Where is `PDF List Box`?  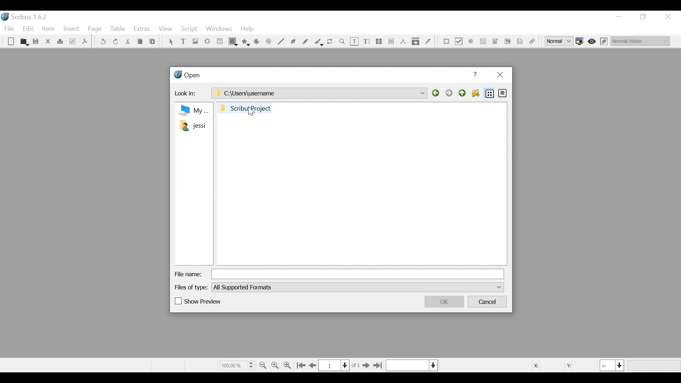
PDF List Box is located at coordinates (495, 41).